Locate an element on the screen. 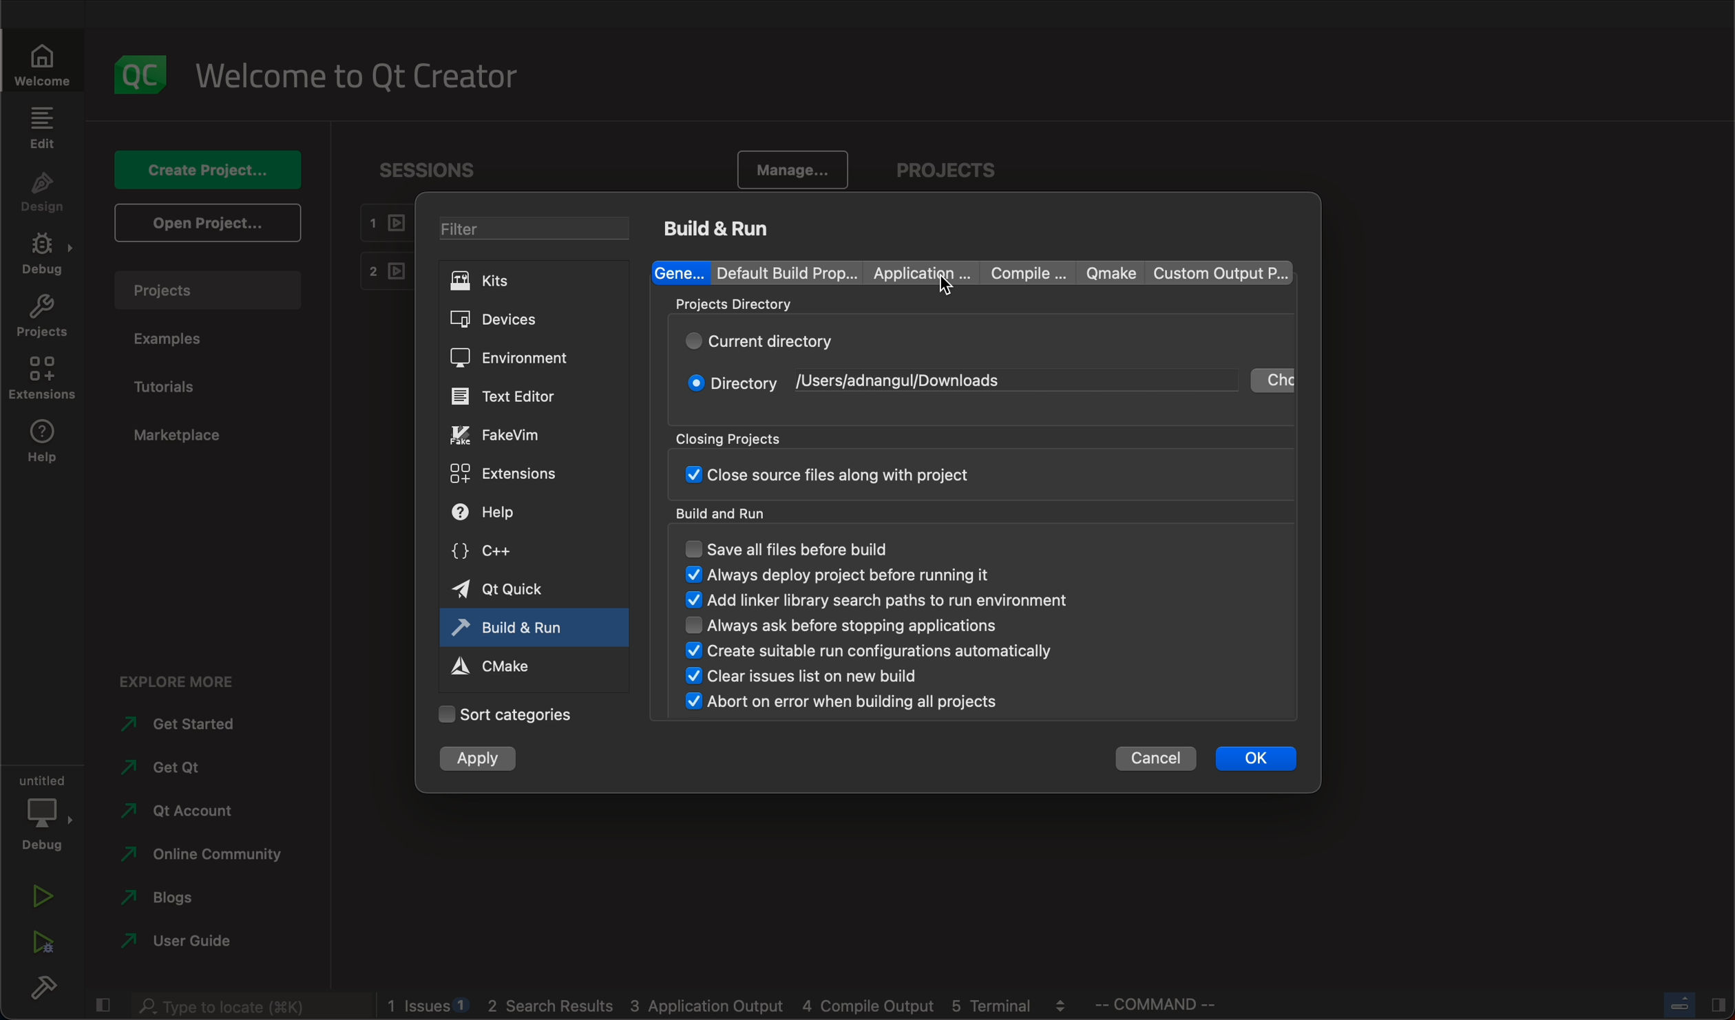 The height and width of the screenshot is (1020, 1735). / Abort on error when building all projects is located at coordinates (843, 702).